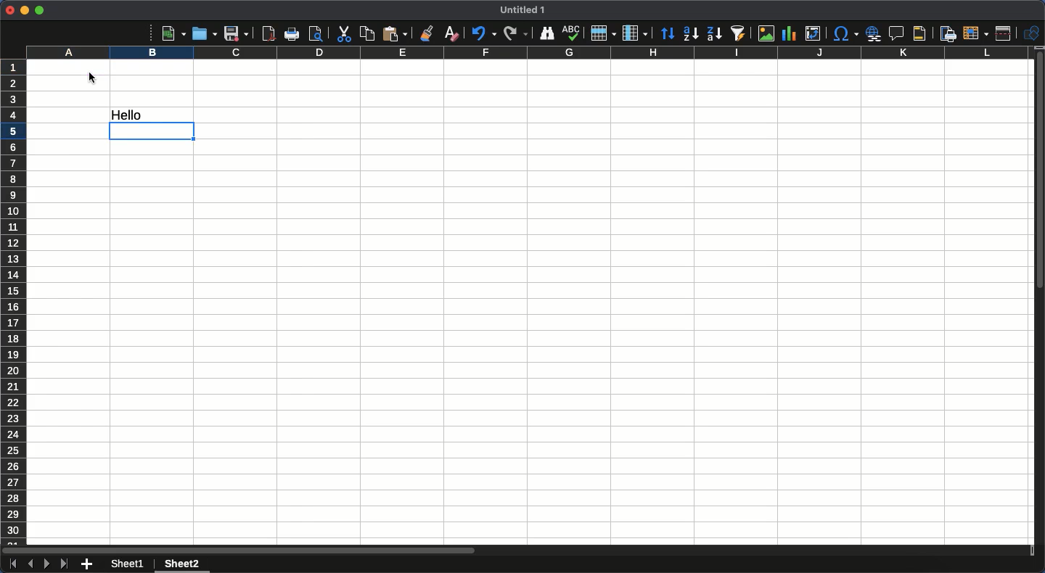 The height and width of the screenshot is (573, 1045). I want to click on Name, so click(525, 9).